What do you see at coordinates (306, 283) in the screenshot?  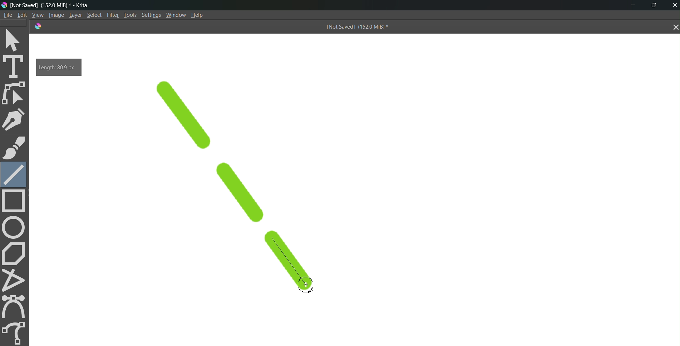 I see `cursor` at bounding box center [306, 283].